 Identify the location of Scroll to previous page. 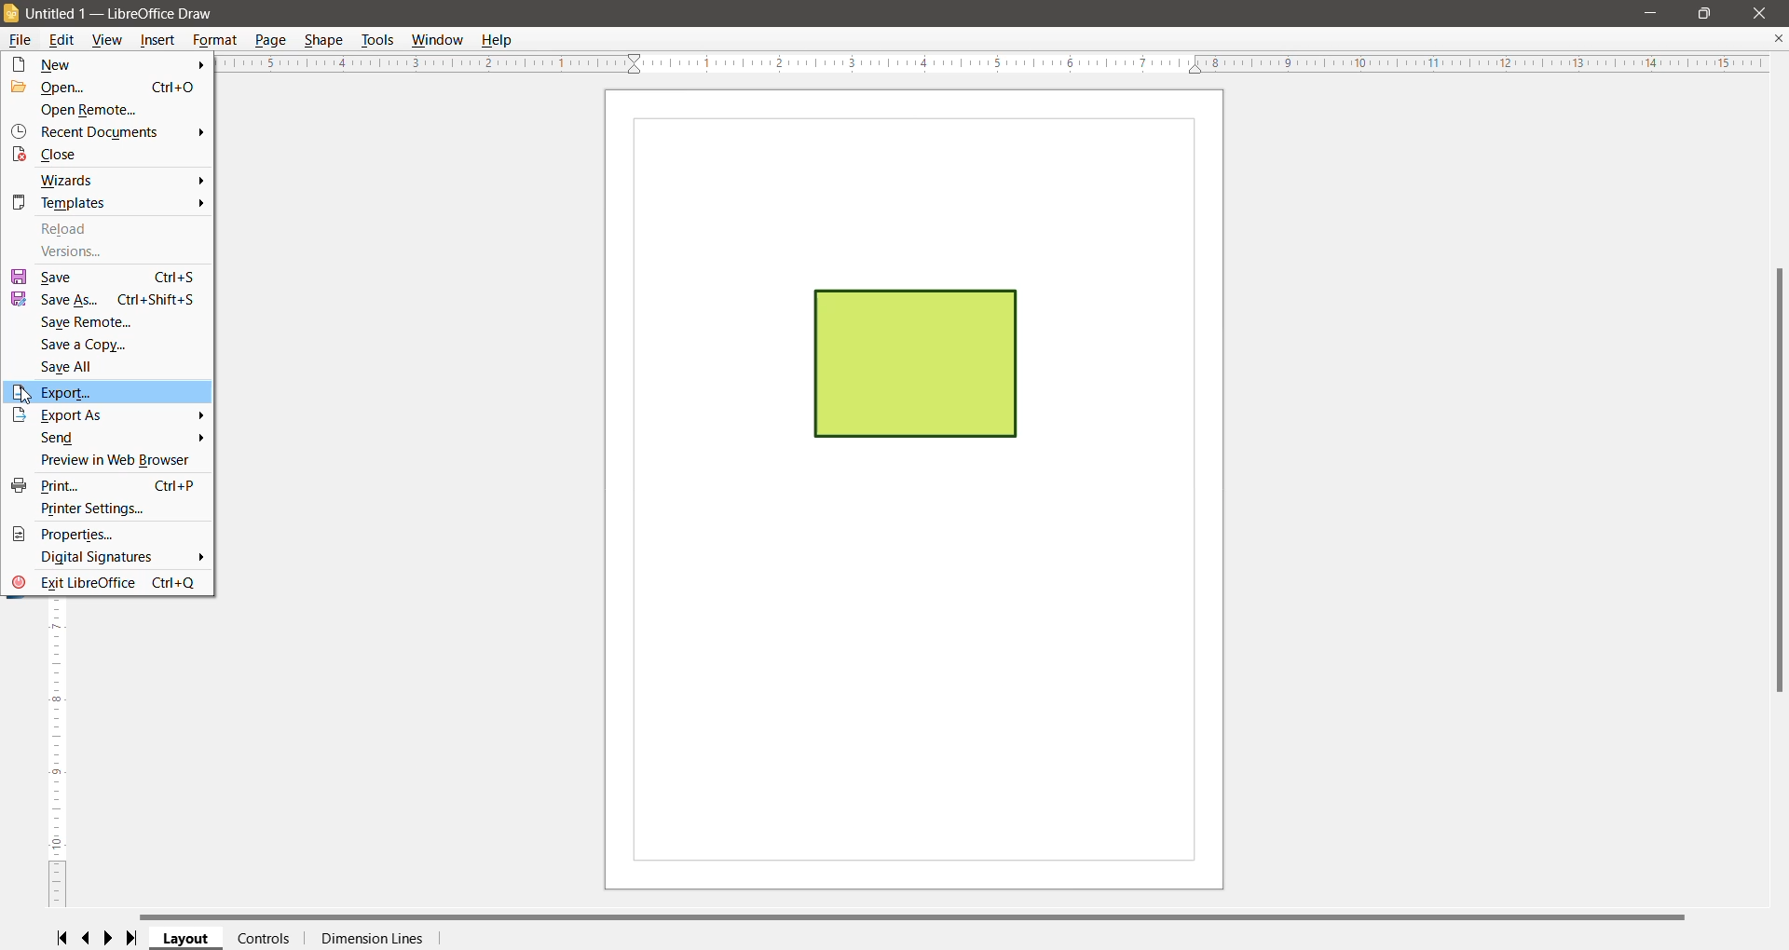
(88, 939).